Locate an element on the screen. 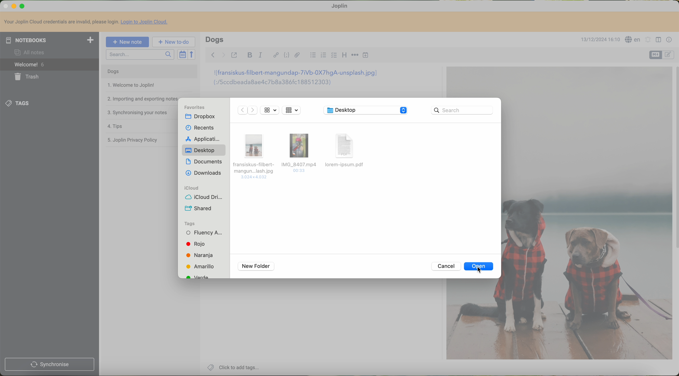 The image size is (679, 376). open is located at coordinates (479, 267).